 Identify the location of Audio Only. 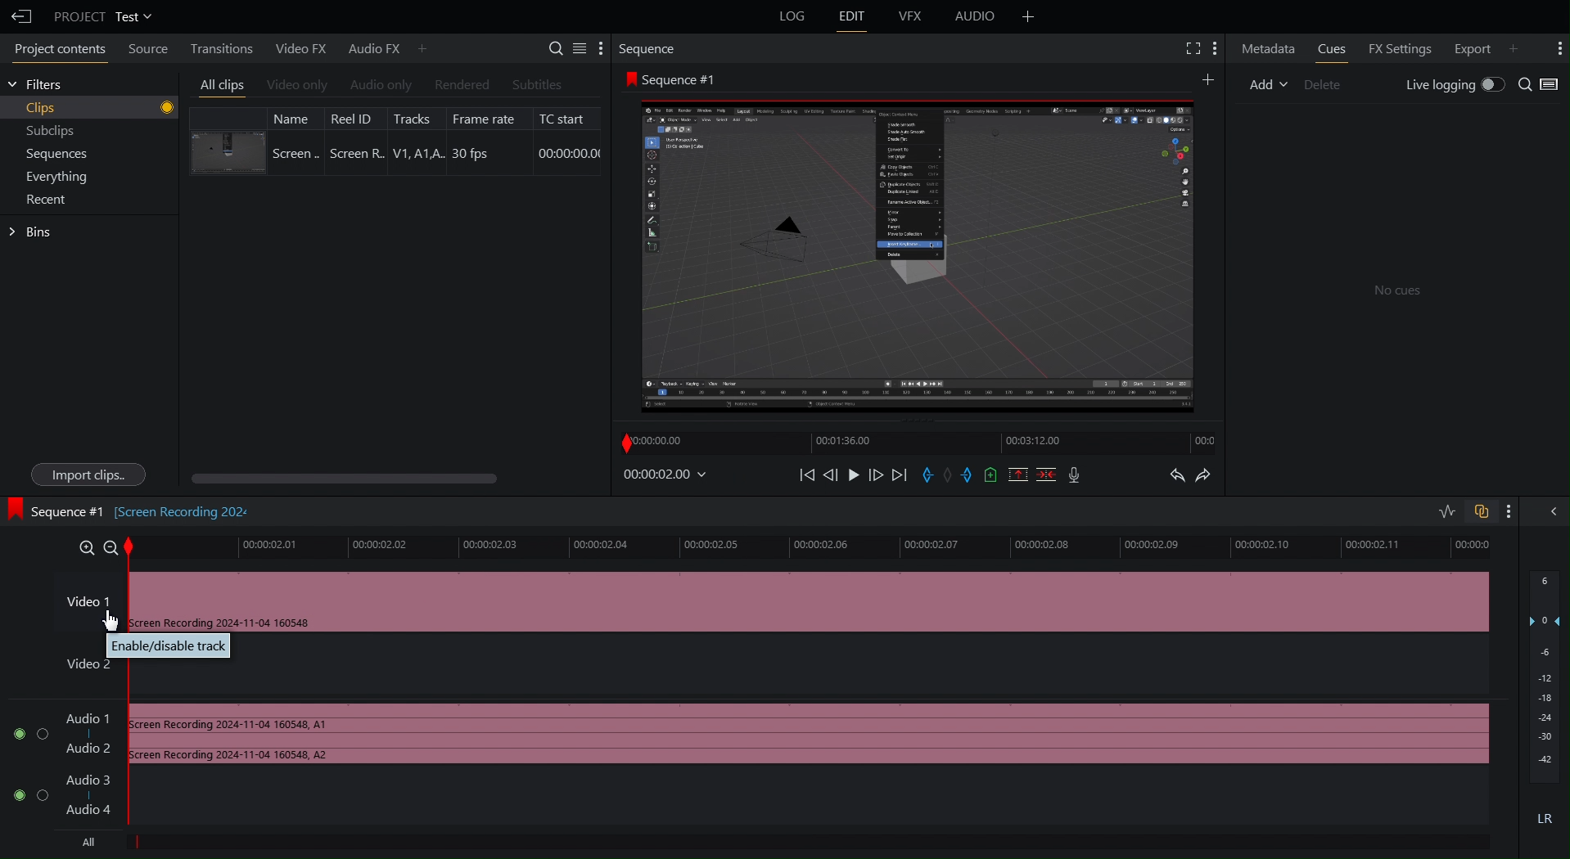
(379, 84).